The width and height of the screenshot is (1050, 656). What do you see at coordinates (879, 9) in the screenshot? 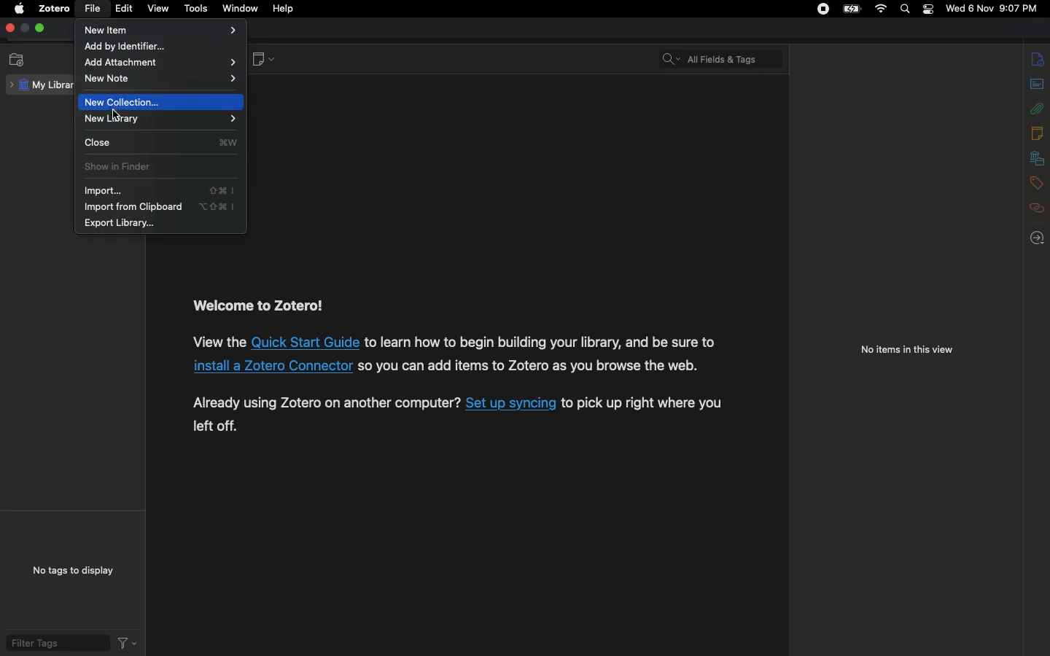
I see `Internet` at bounding box center [879, 9].